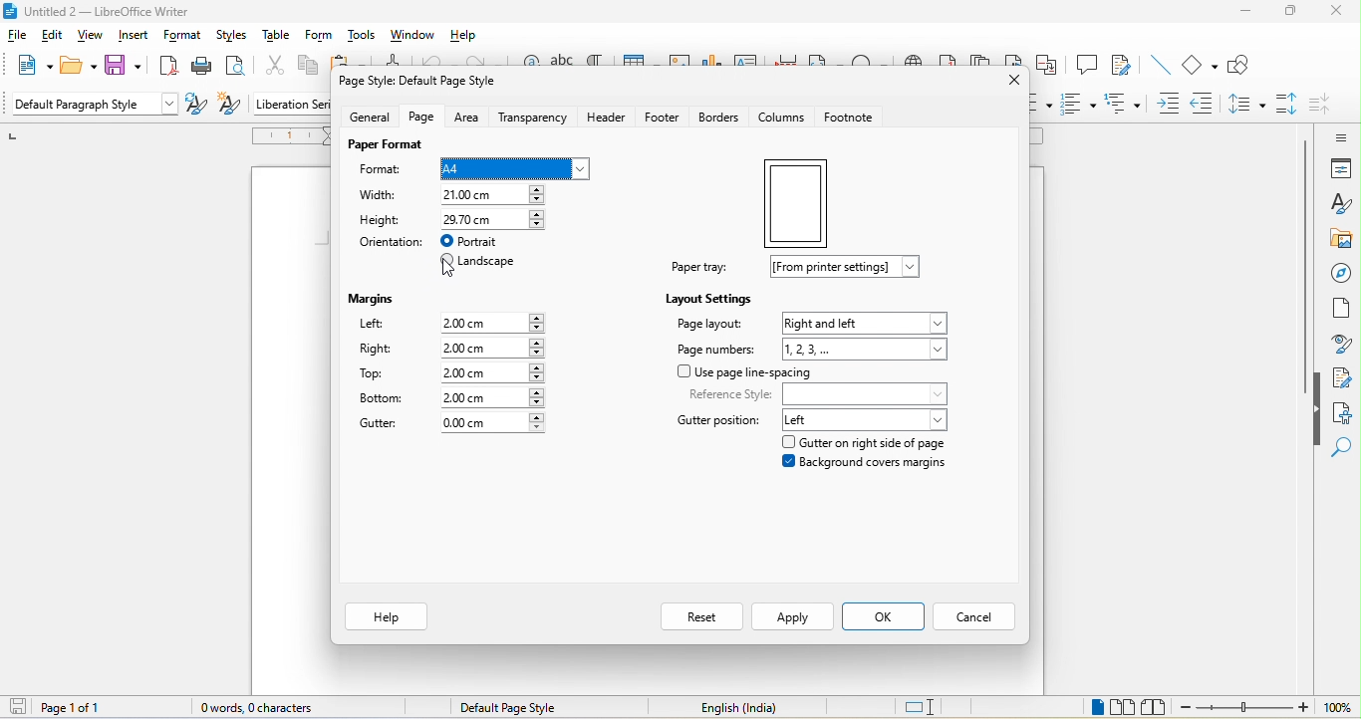  I want to click on borders, so click(723, 119).